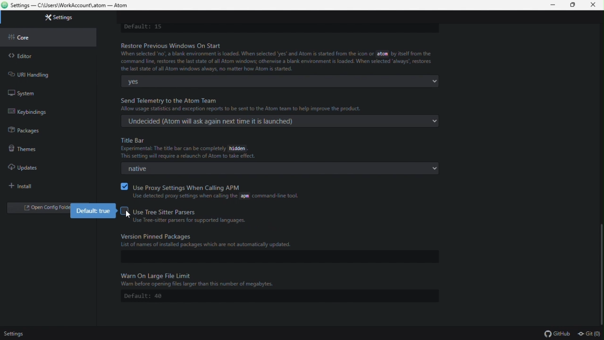 The height and width of the screenshot is (340, 604). I want to click on scroll bar, so click(601, 272).